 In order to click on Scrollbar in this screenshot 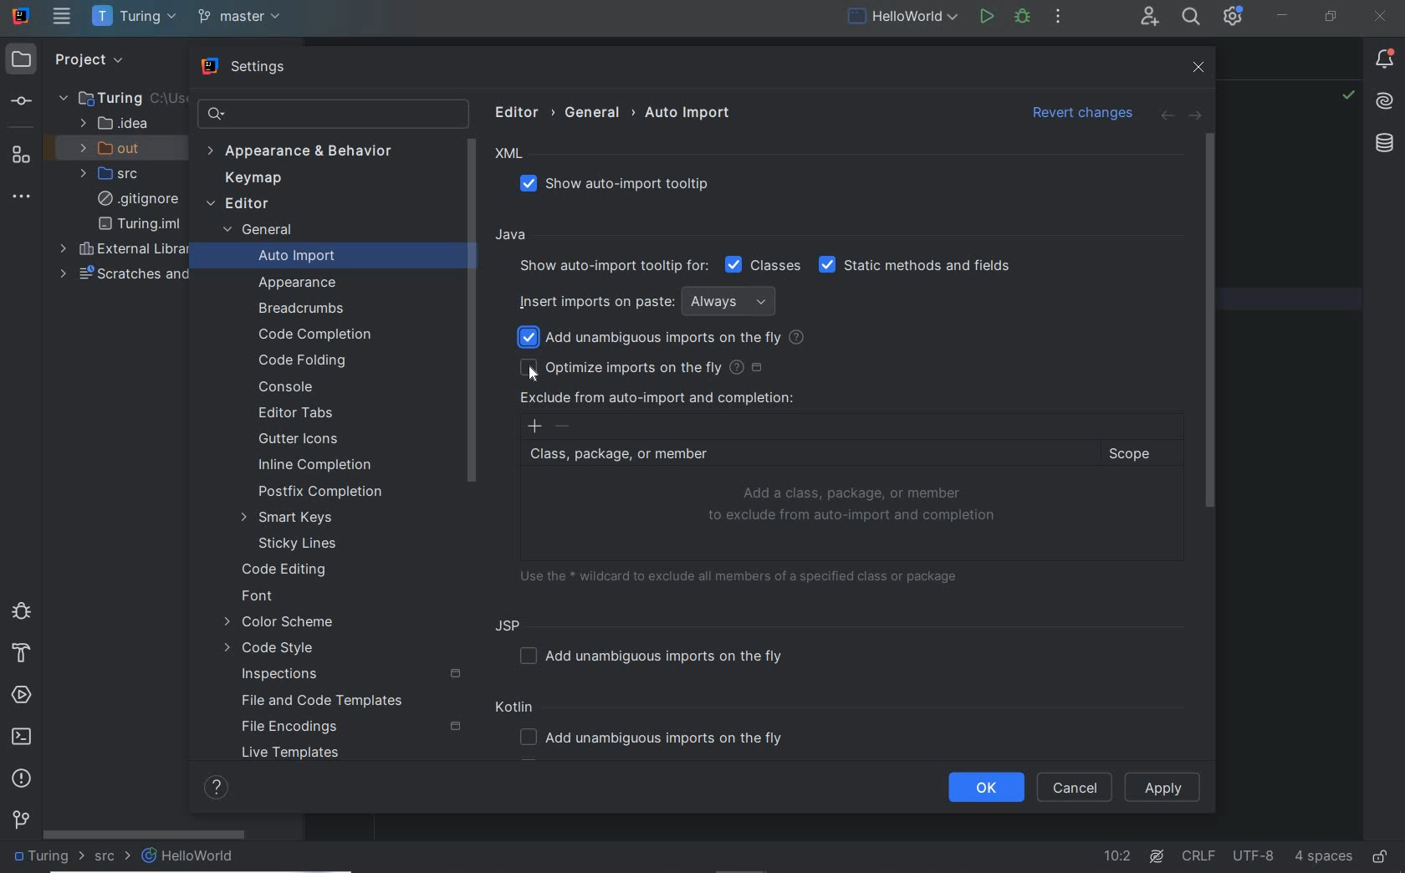, I will do `click(472, 309)`.